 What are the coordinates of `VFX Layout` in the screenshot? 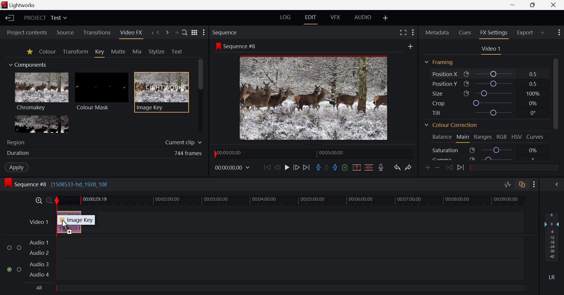 It's located at (335, 18).